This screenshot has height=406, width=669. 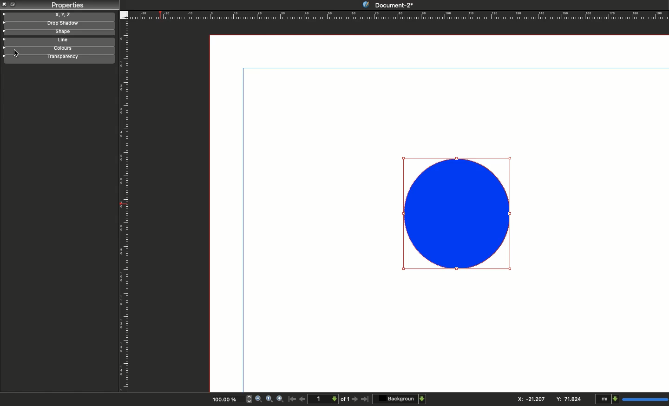 I want to click on Previous page, so click(x=302, y=399).